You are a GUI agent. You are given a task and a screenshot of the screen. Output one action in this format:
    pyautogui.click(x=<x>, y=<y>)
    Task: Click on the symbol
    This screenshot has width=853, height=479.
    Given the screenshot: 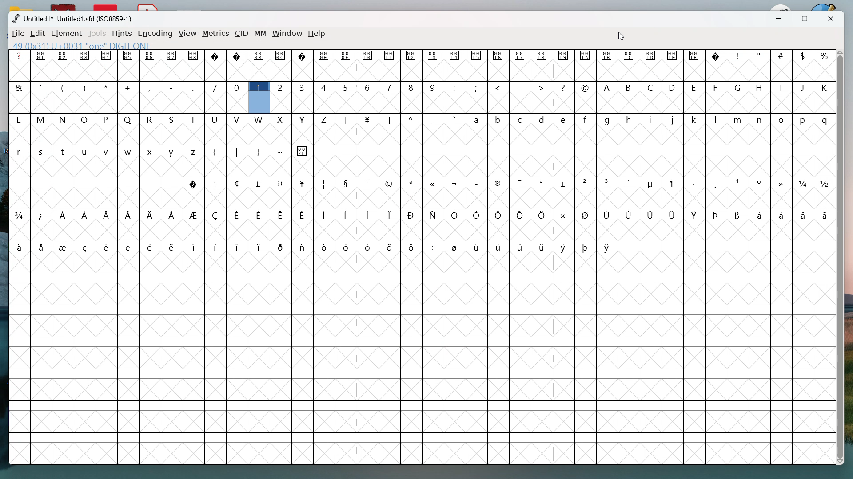 What is the action you would take?
    pyautogui.click(x=391, y=214)
    